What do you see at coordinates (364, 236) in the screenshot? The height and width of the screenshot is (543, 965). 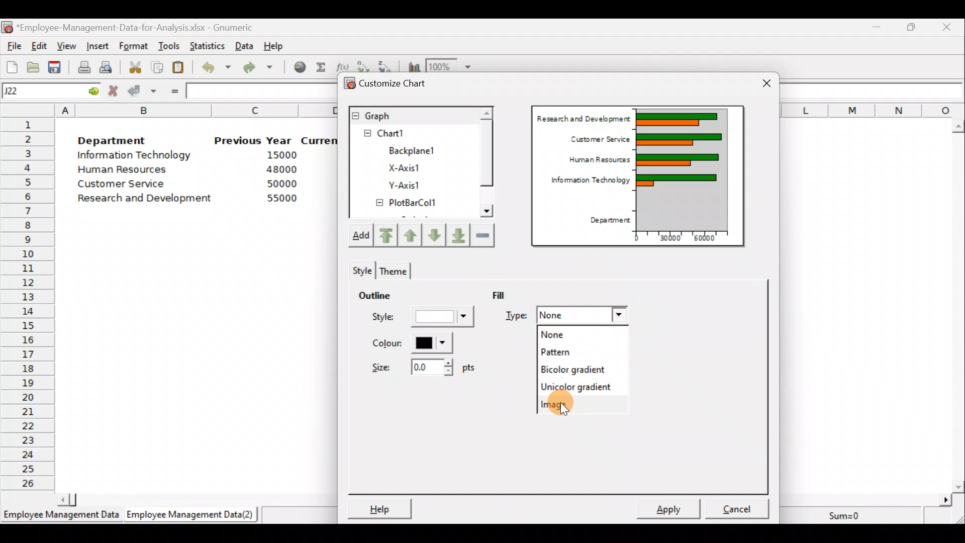 I see `Add` at bounding box center [364, 236].